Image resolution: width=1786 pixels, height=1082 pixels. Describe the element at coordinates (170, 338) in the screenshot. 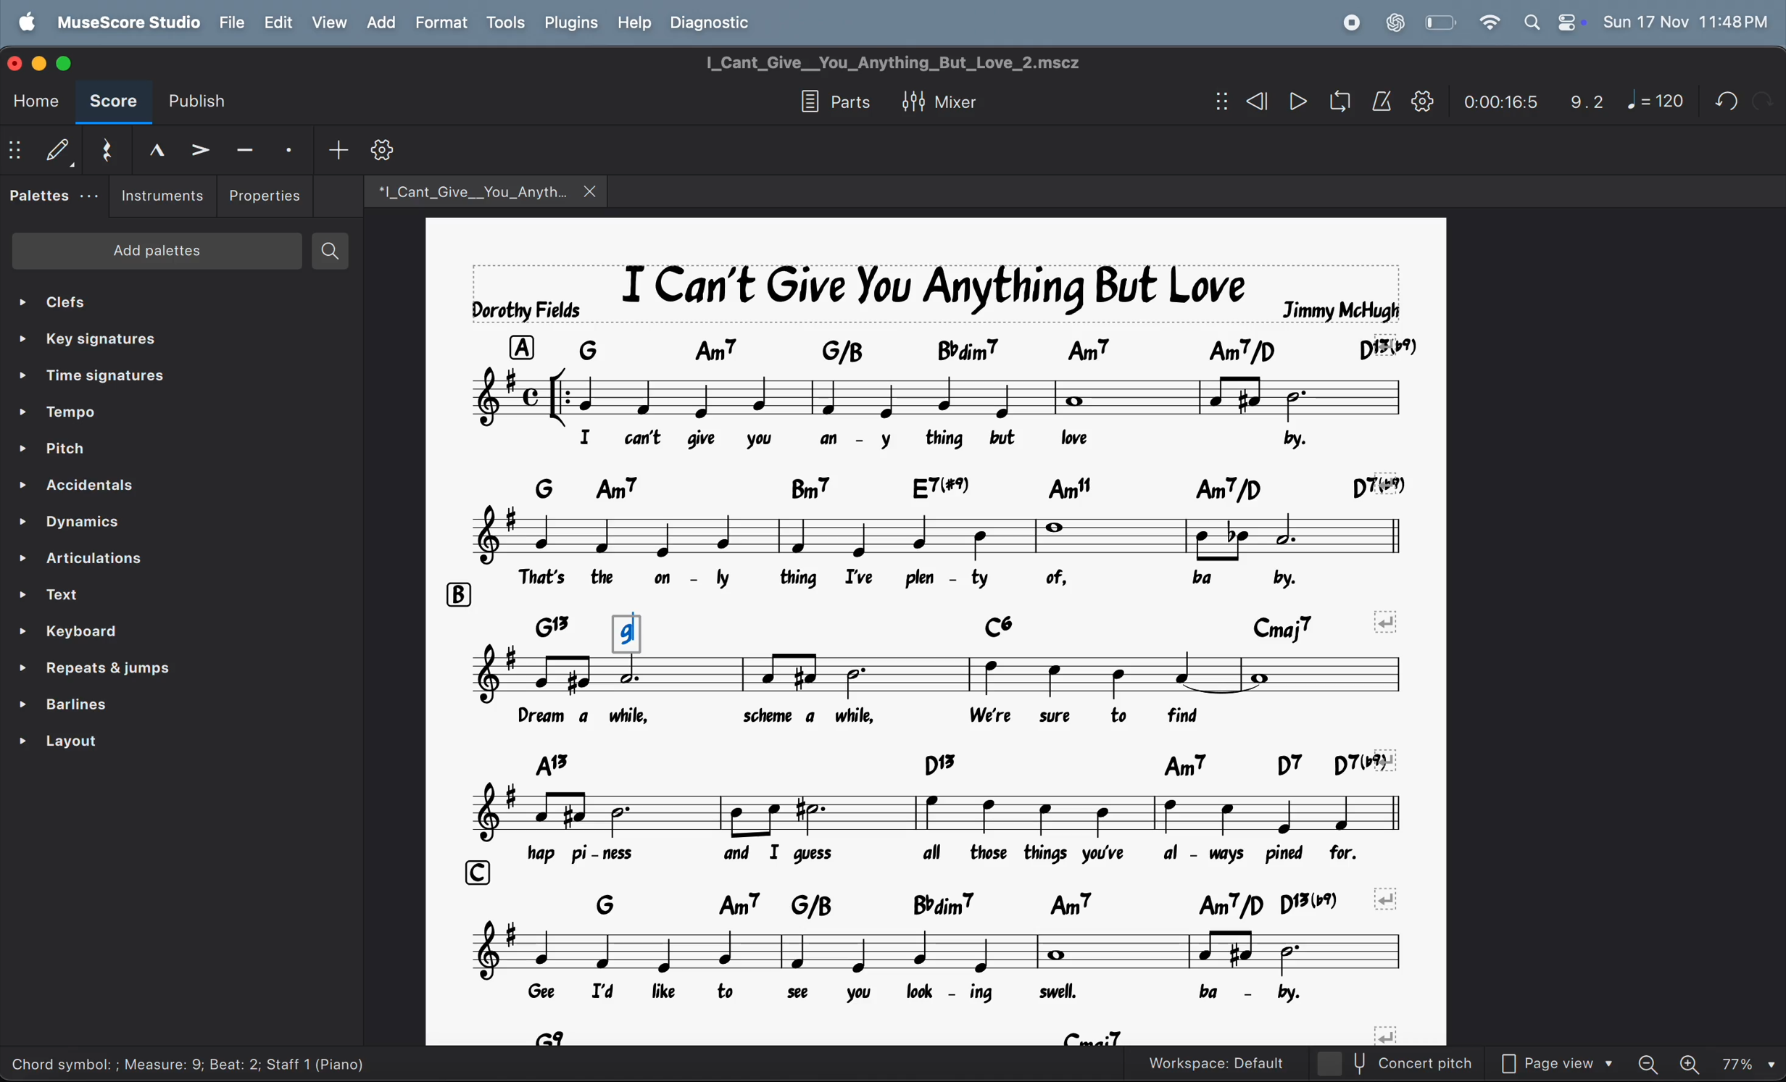

I see `key signature` at that location.